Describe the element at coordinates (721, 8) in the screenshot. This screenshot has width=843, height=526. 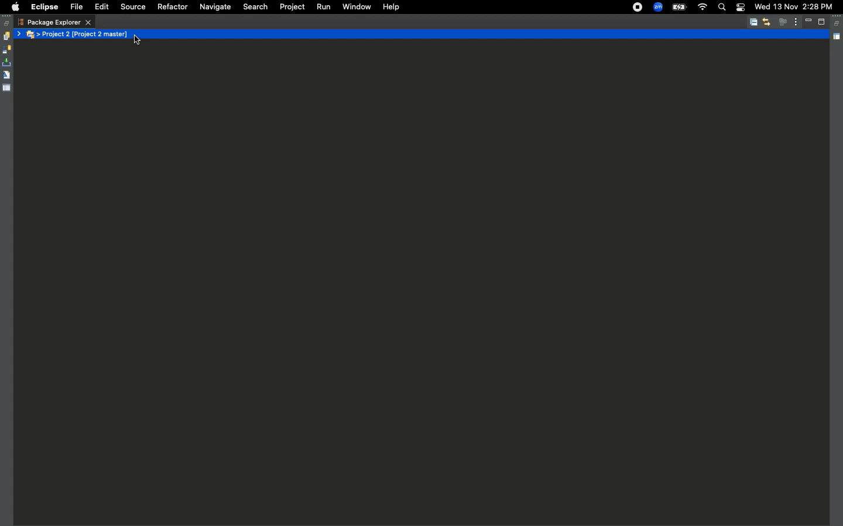
I see `Search` at that location.